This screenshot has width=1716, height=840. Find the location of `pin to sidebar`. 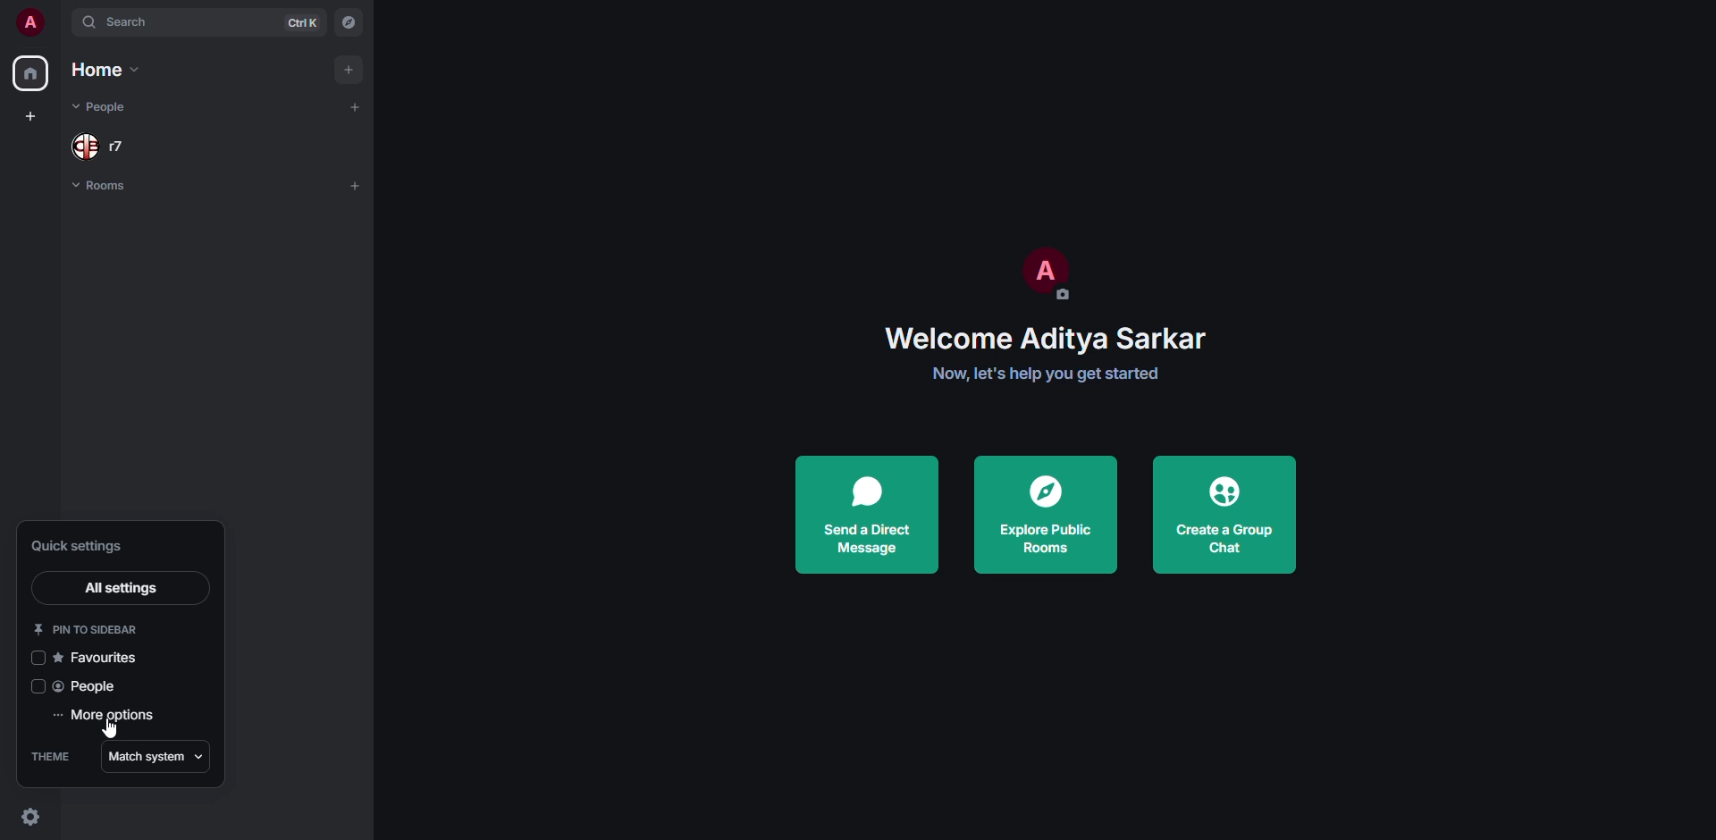

pin to sidebar is located at coordinates (88, 629).